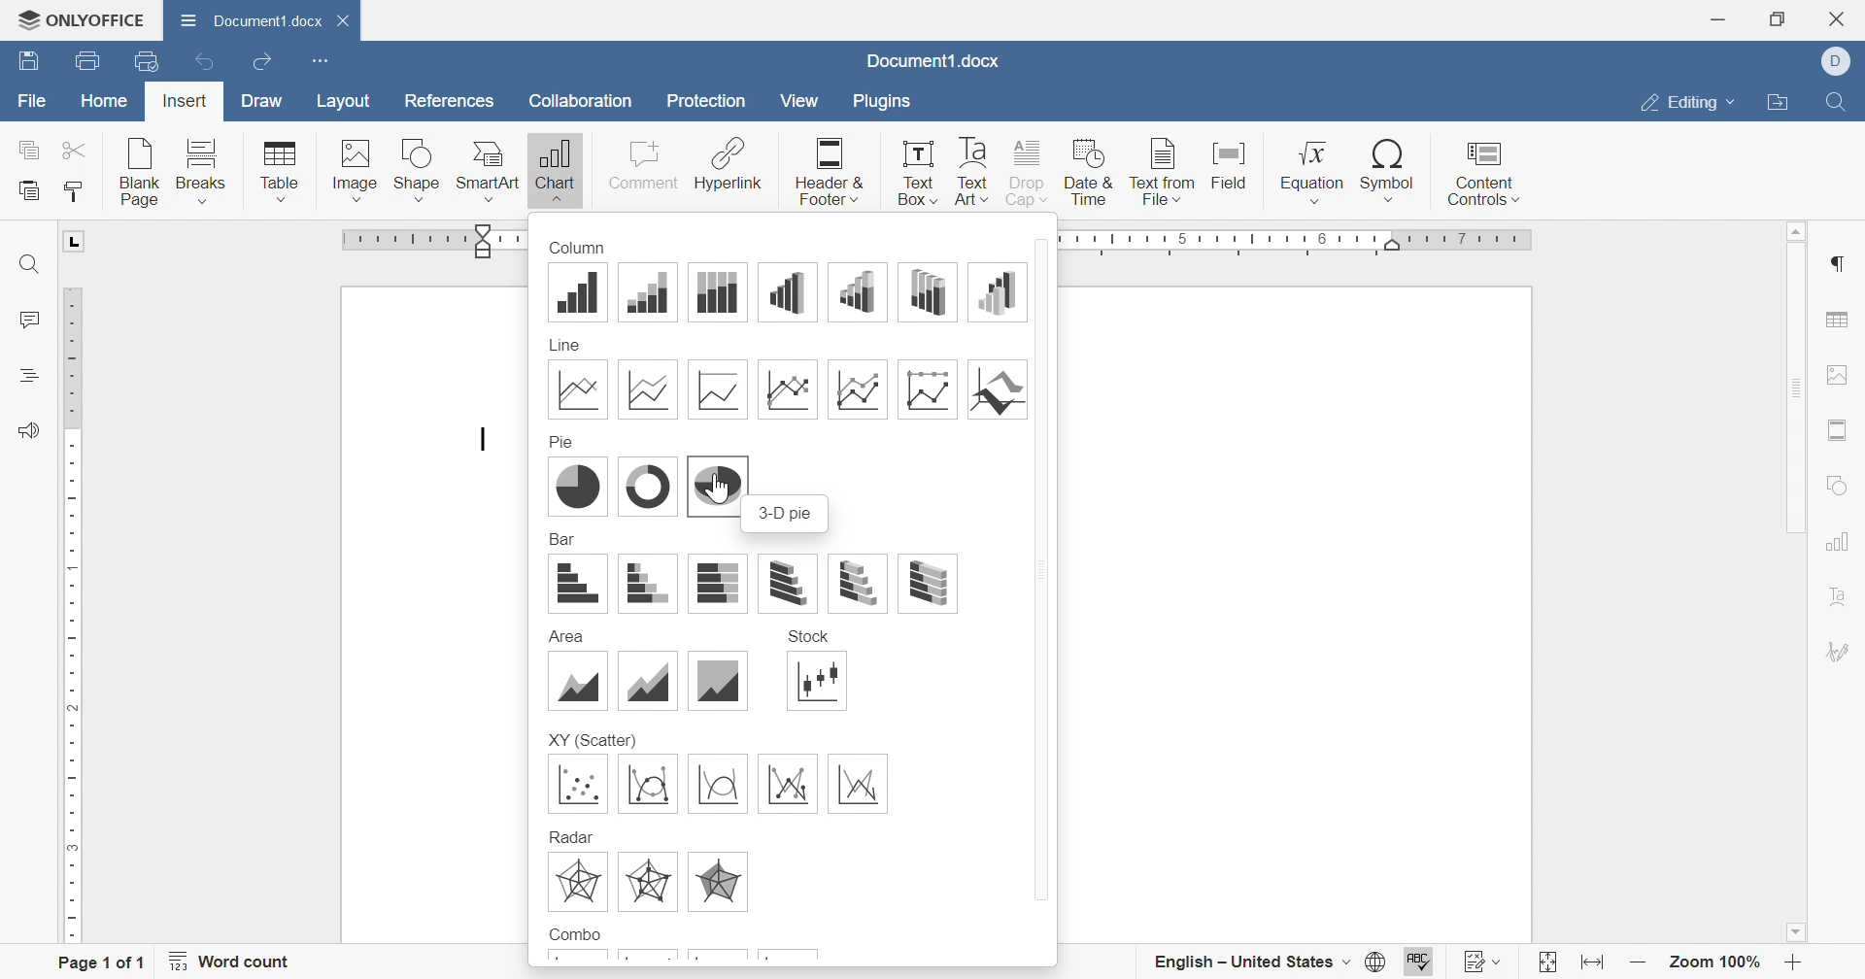  Describe the element at coordinates (28, 100) in the screenshot. I see `File` at that location.